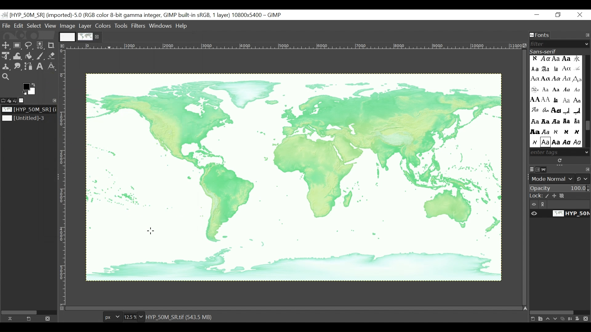 Image resolution: width=591 pixels, height=332 pixels. I want to click on Crop Tool, so click(52, 45).